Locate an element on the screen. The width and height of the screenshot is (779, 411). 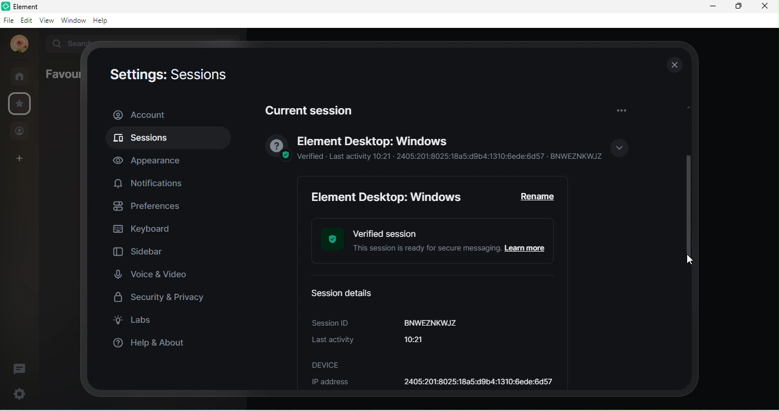
help is located at coordinates (103, 21).